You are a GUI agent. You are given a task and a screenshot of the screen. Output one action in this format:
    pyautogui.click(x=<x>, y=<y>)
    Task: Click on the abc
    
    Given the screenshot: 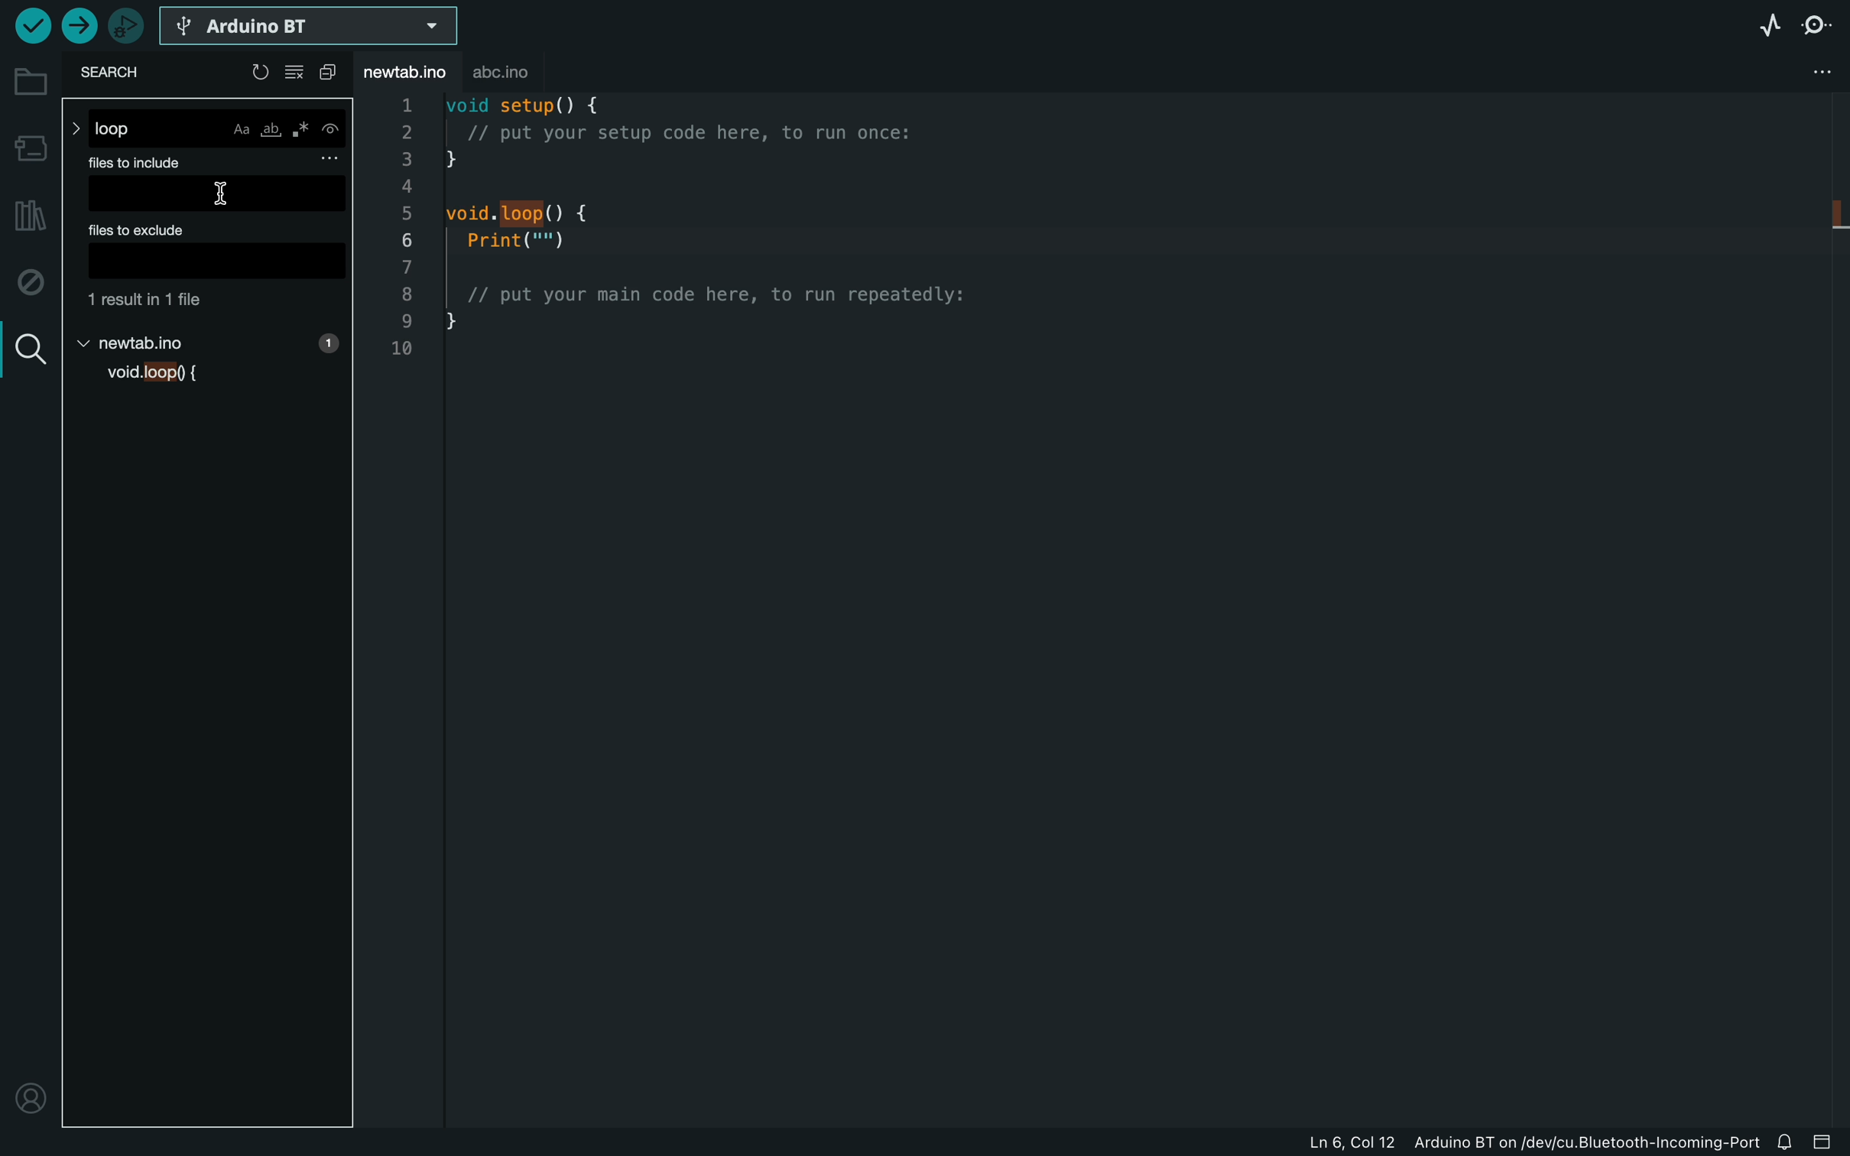 What is the action you would take?
    pyautogui.click(x=521, y=72)
    